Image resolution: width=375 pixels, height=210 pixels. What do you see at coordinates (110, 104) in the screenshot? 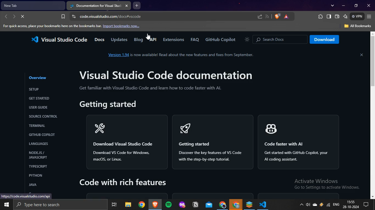
I see `Getting started` at bounding box center [110, 104].